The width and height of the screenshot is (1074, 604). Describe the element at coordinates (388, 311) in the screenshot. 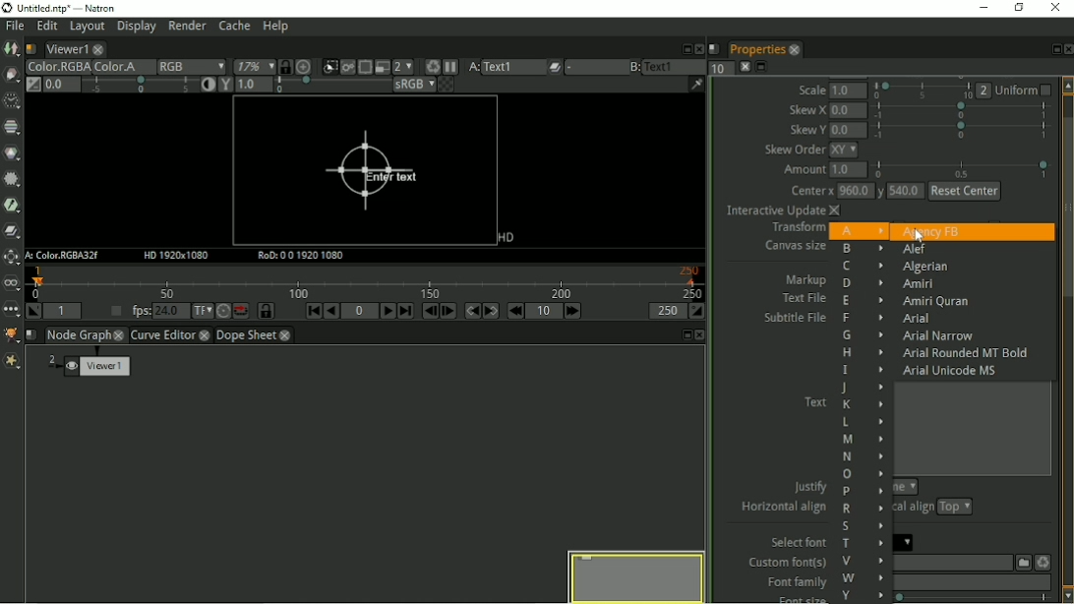

I see `Play forward` at that location.